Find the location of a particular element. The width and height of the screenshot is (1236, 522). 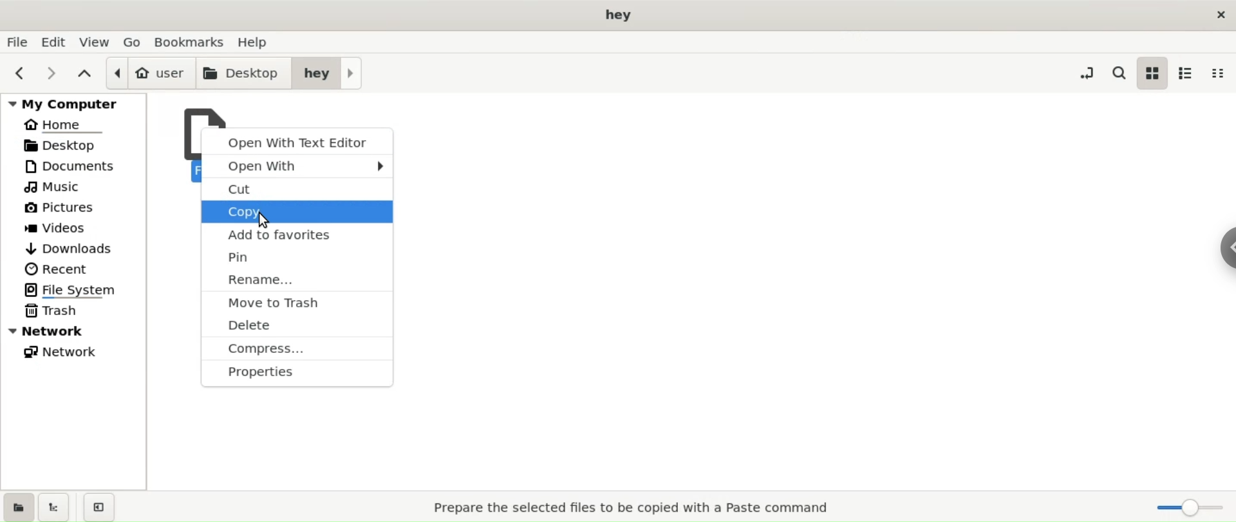

parent folder is located at coordinates (86, 74).